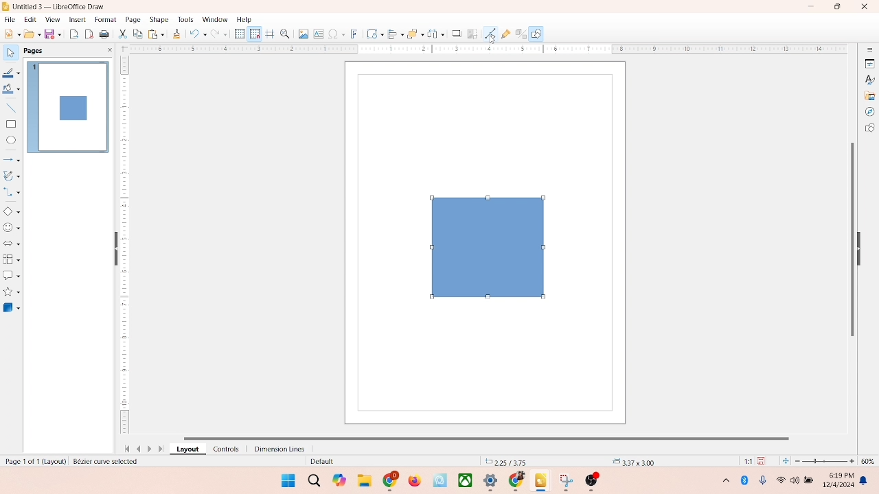  What do you see at coordinates (505, 34) in the screenshot?
I see `gluepoint function` at bounding box center [505, 34].